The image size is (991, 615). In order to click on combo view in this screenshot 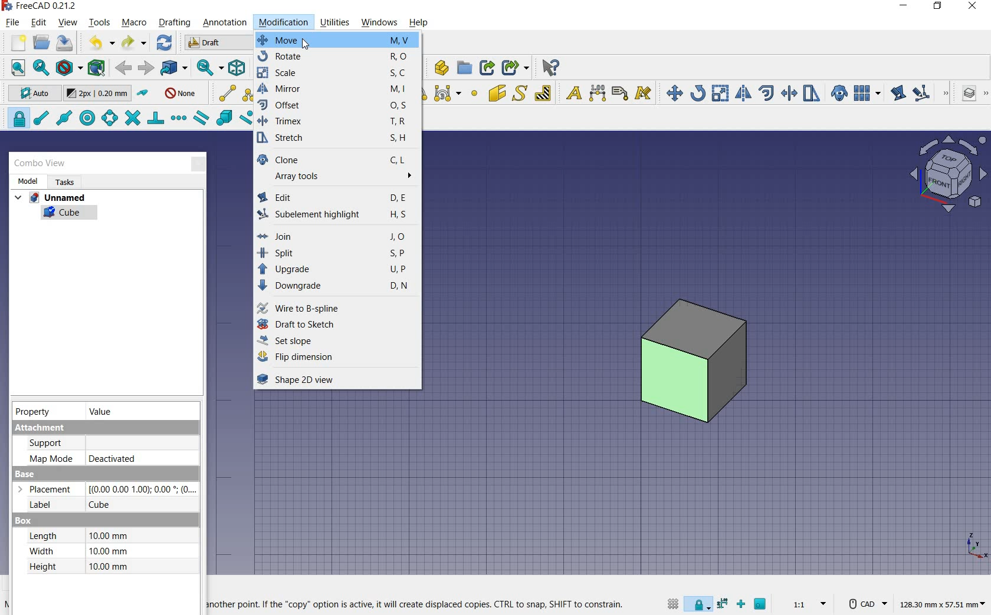, I will do `click(41, 164)`.